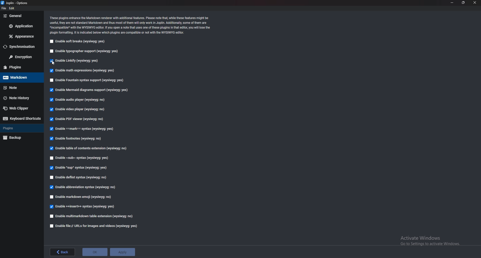 This screenshot has width=481, height=258. What do you see at coordinates (22, 16) in the screenshot?
I see `general` at bounding box center [22, 16].